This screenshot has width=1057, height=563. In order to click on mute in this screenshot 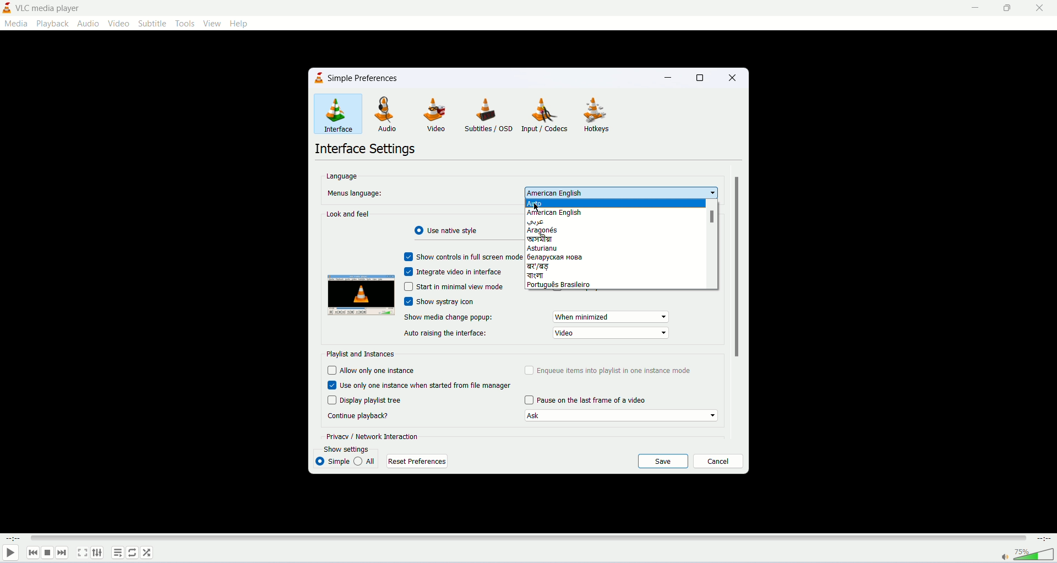, I will do `click(1006, 557)`.